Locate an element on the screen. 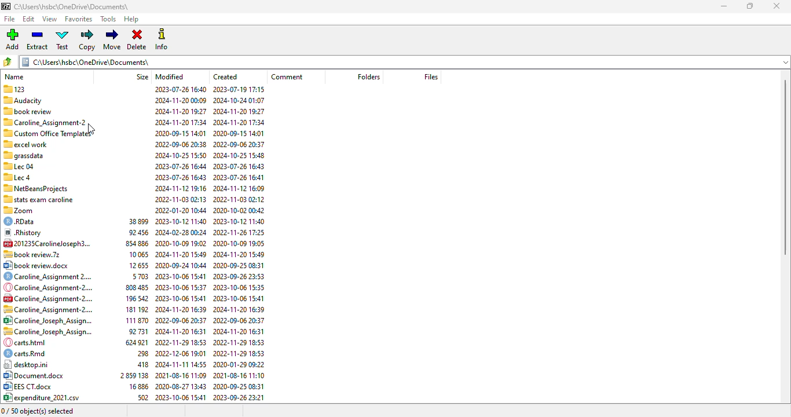 The height and width of the screenshot is (417, 791). 298 is located at coordinates (138, 353).